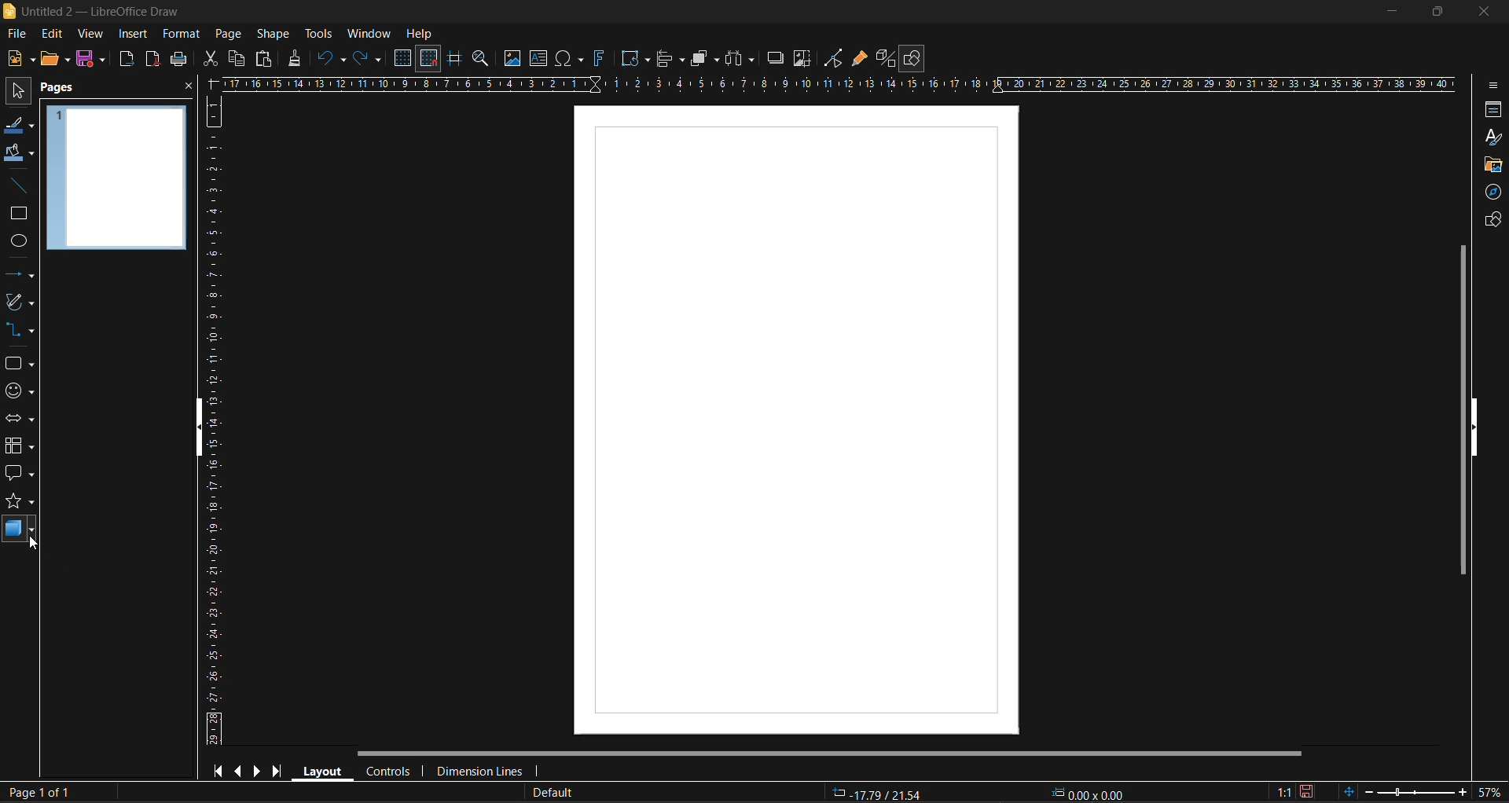 This screenshot has height=803, width=1509. What do you see at coordinates (120, 180) in the screenshot?
I see `page preview` at bounding box center [120, 180].